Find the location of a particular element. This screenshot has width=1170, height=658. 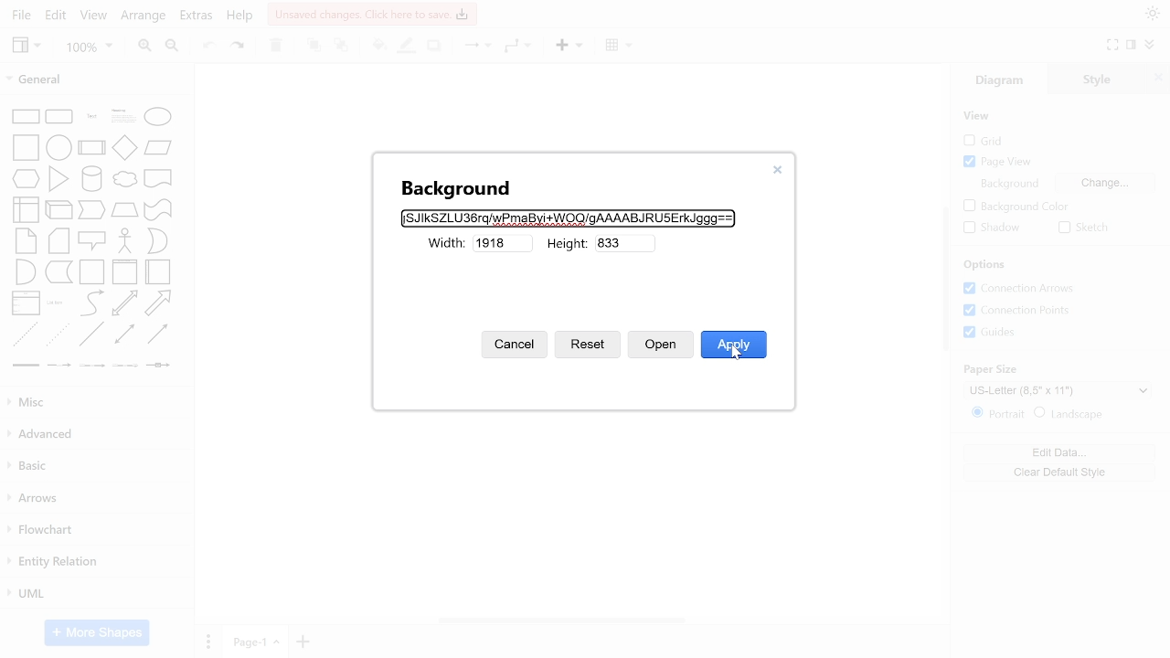

unsaved changes. Click here to save is located at coordinates (372, 14).